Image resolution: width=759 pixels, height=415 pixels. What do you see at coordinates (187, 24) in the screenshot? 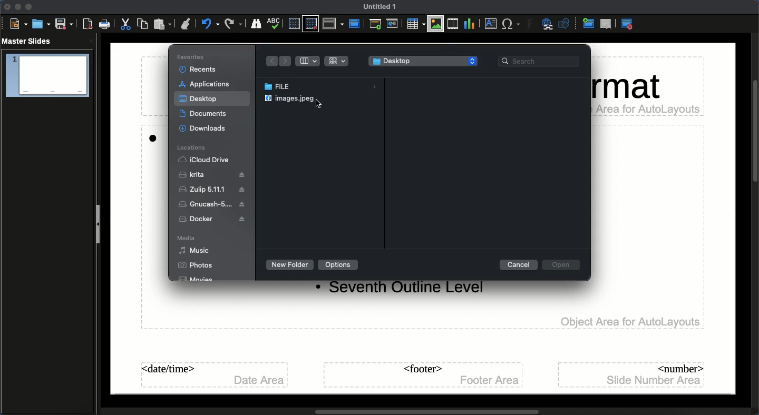
I see `Clone formatting` at bounding box center [187, 24].